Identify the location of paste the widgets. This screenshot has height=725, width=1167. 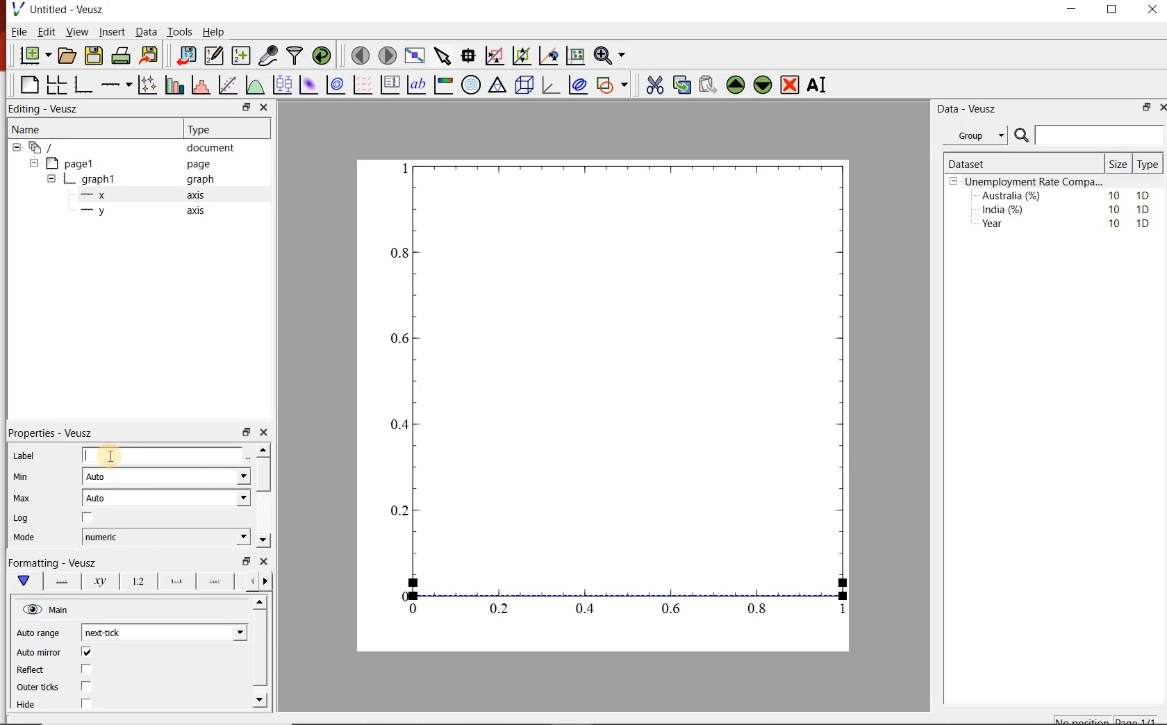
(709, 85).